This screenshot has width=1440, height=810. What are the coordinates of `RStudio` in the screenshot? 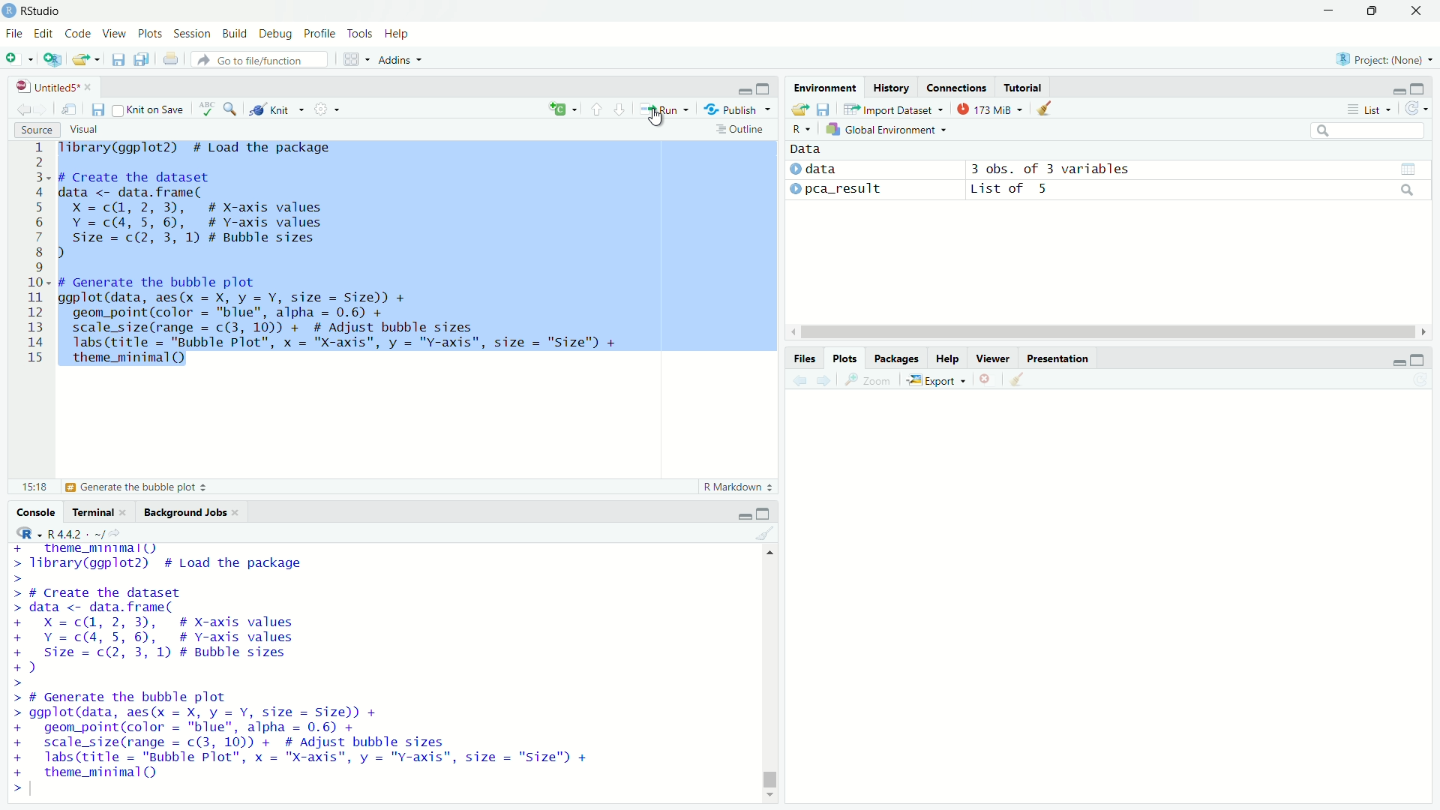 It's located at (42, 11).